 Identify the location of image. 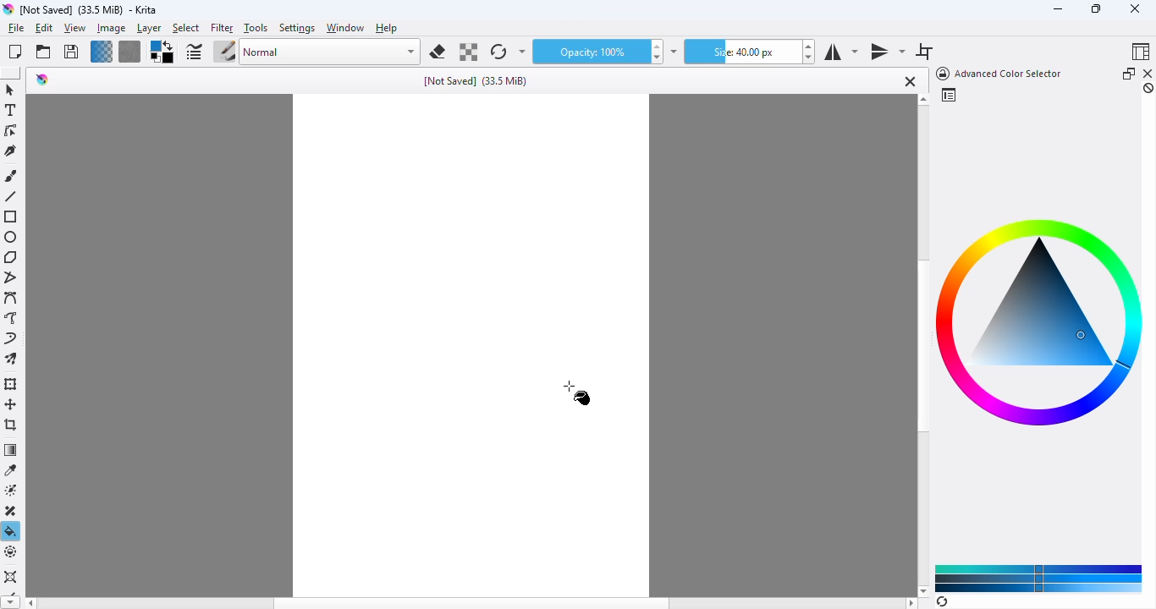
(112, 29).